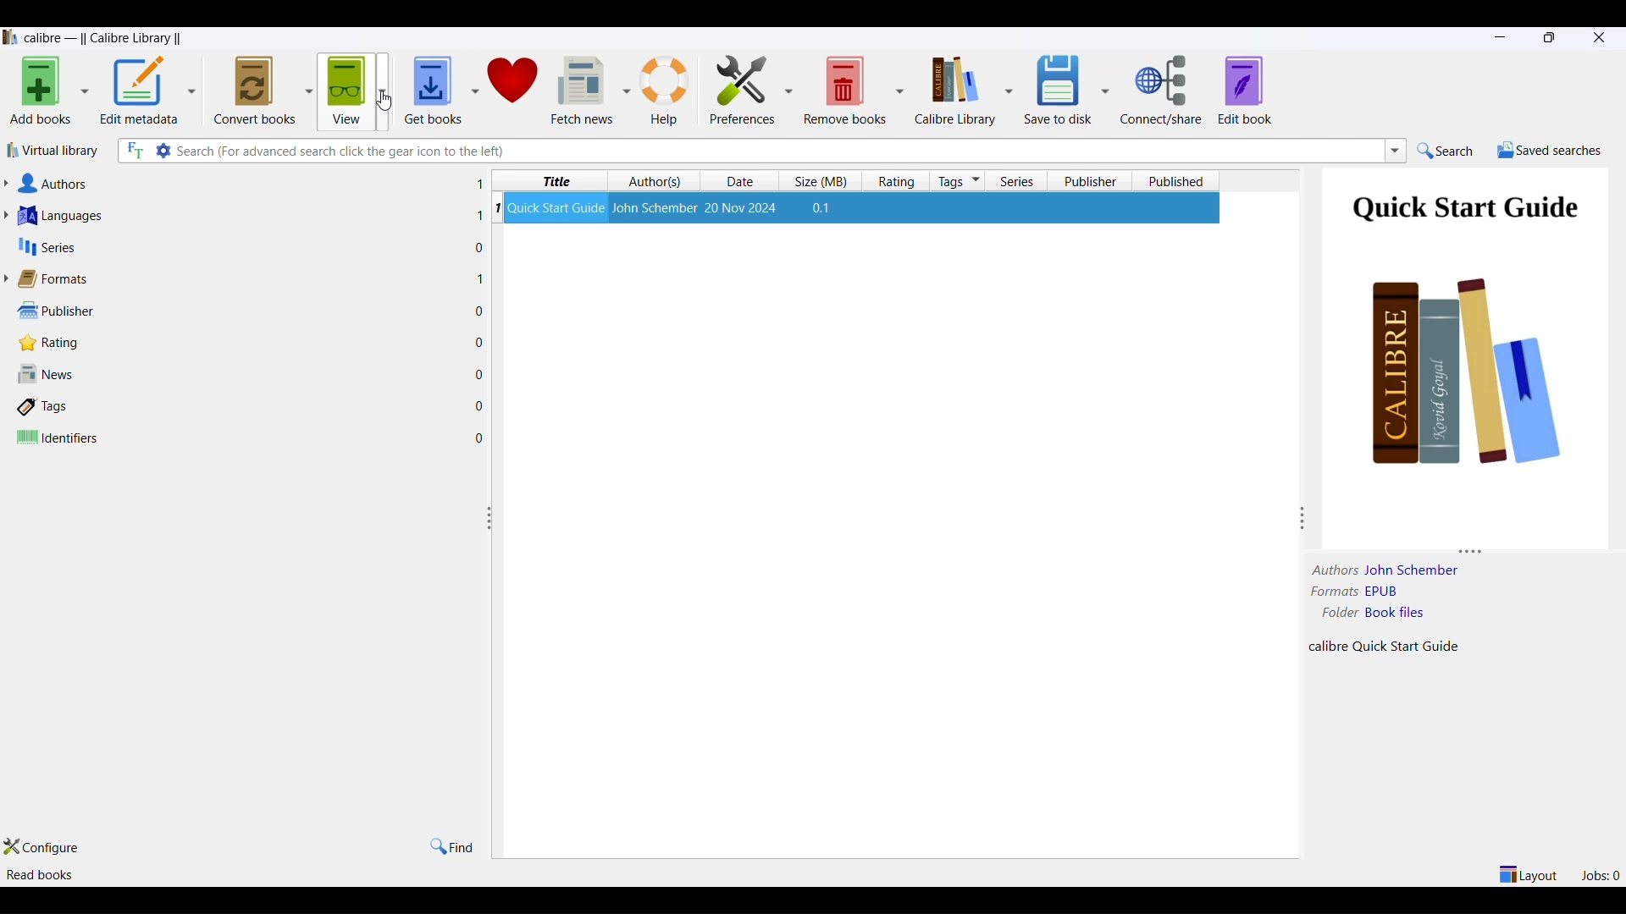 This screenshot has width=1626, height=914. What do you see at coordinates (746, 181) in the screenshot?
I see `date` at bounding box center [746, 181].